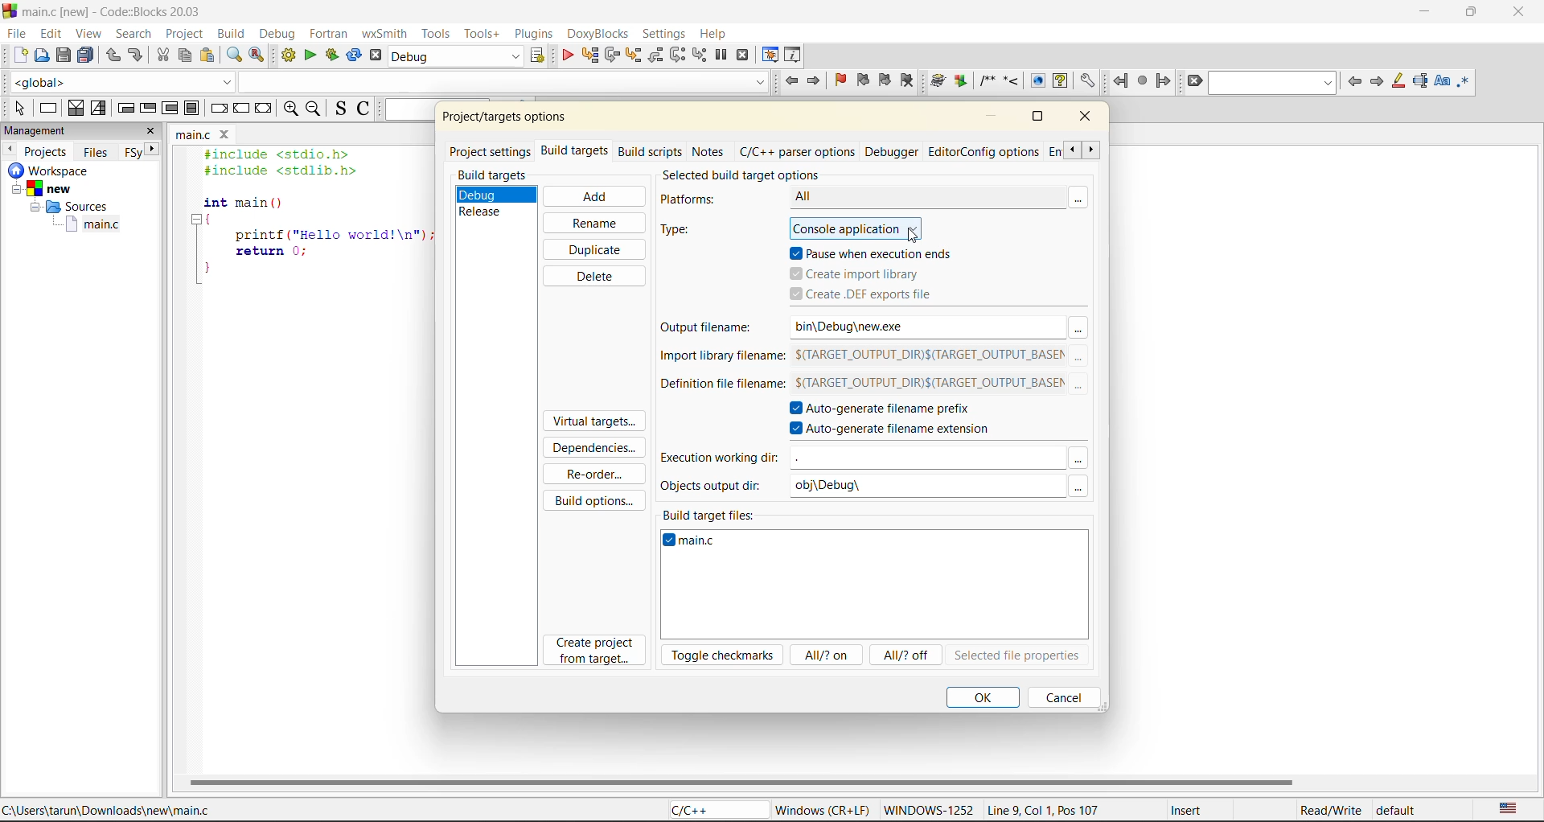 The height and width of the screenshot is (822, 1544). What do you see at coordinates (364, 109) in the screenshot?
I see `toggle comments` at bounding box center [364, 109].